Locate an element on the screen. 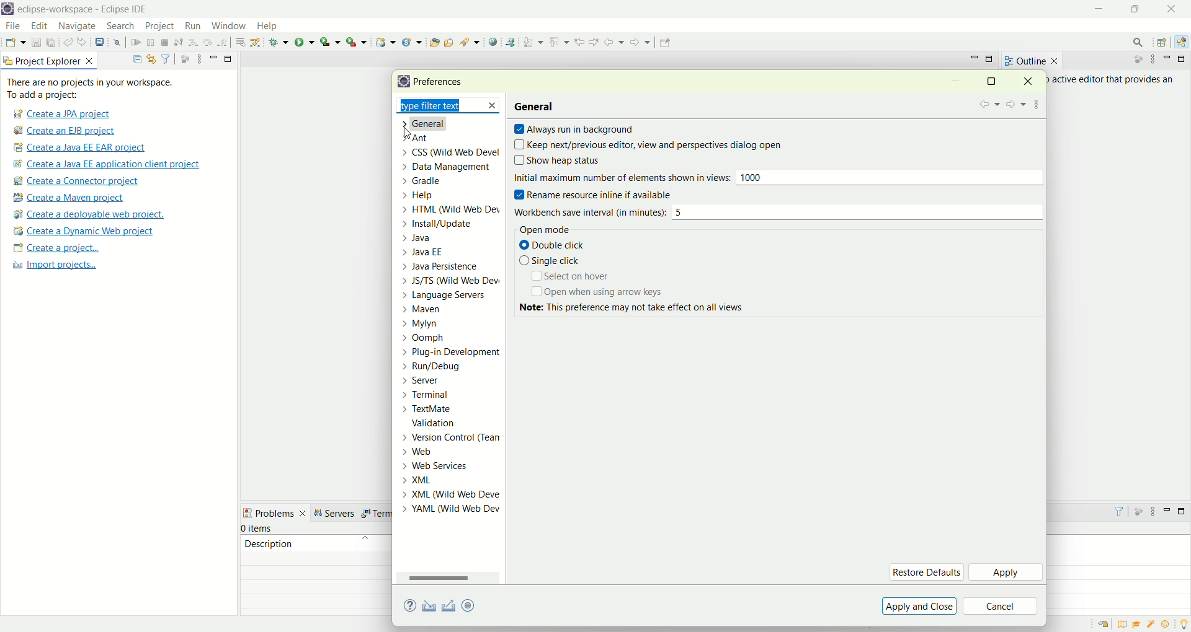 Image resolution: width=1191 pixels, height=632 pixels. double click is located at coordinates (554, 247).